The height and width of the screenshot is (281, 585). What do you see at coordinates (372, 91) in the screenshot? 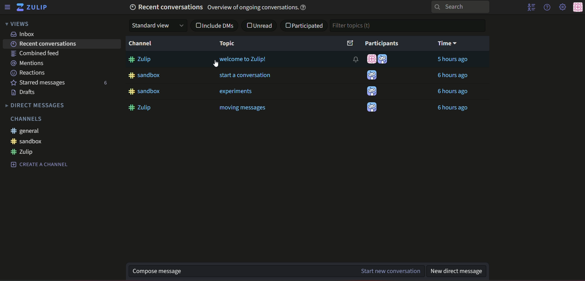
I see `icon` at bounding box center [372, 91].